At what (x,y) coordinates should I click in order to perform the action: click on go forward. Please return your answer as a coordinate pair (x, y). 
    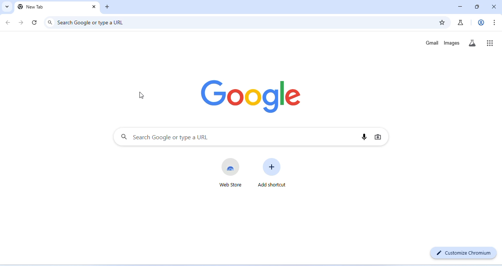
    Looking at the image, I should click on (21, 23).